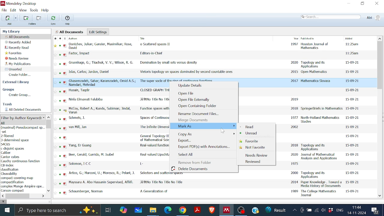 The image size is (384, 216). What do you see at coordinates (197, 140) in the screenshot?
I see `Export` at bounding box center [197, 140].